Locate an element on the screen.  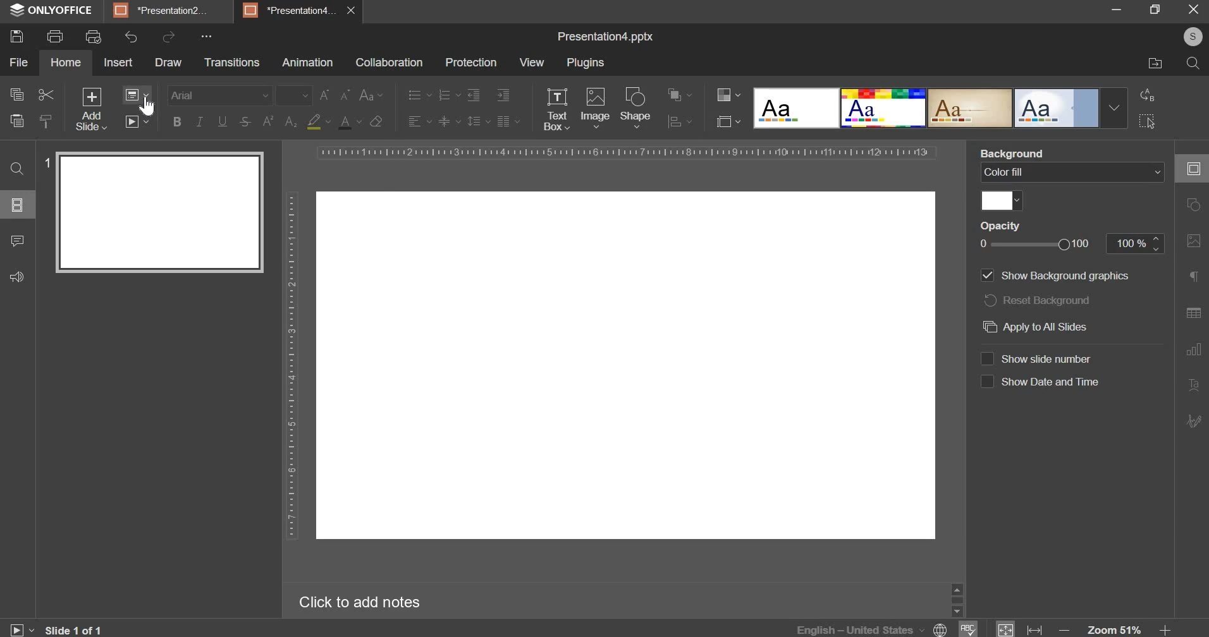
image is located at coordinates (596, 109).